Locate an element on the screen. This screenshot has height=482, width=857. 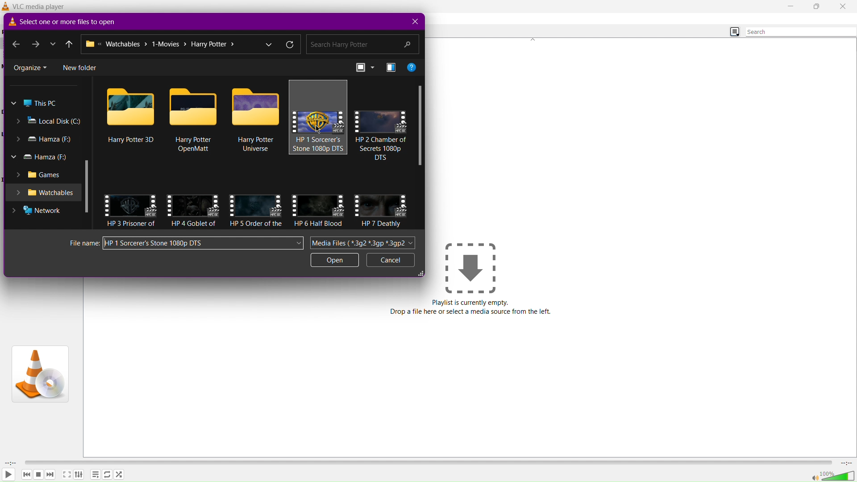
Type of Files is located at coordinates (365, 244).